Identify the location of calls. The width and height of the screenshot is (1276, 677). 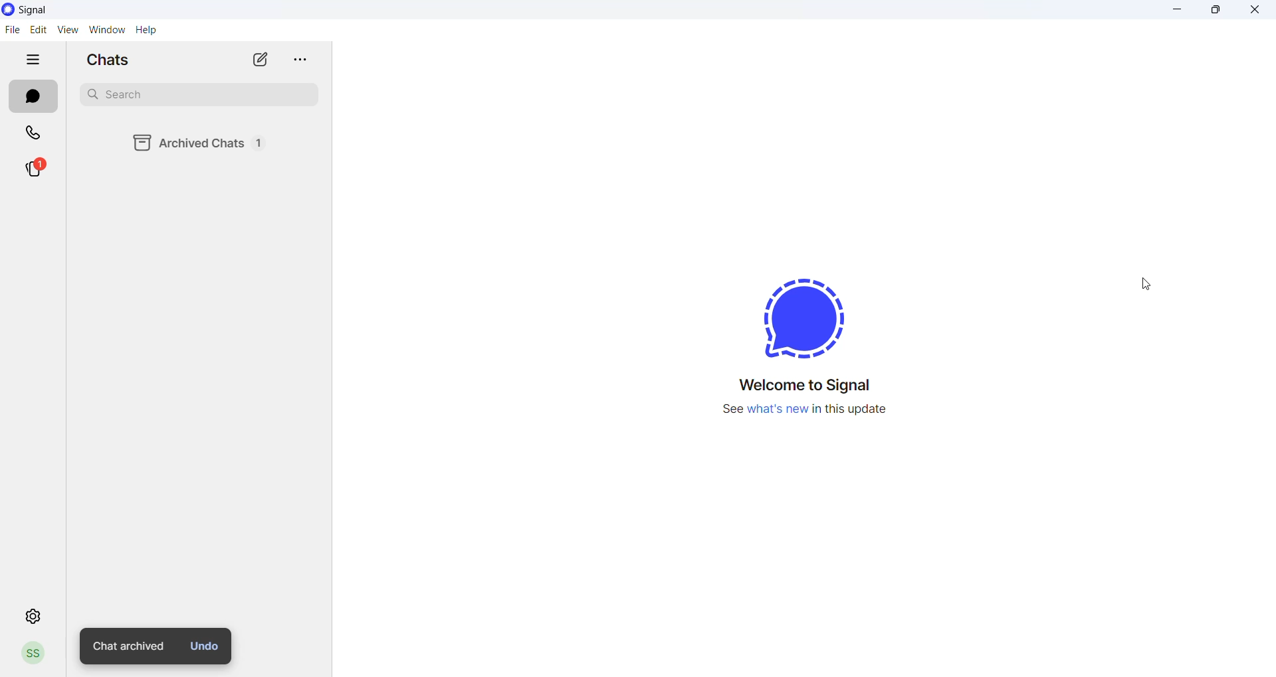
(39, 133).